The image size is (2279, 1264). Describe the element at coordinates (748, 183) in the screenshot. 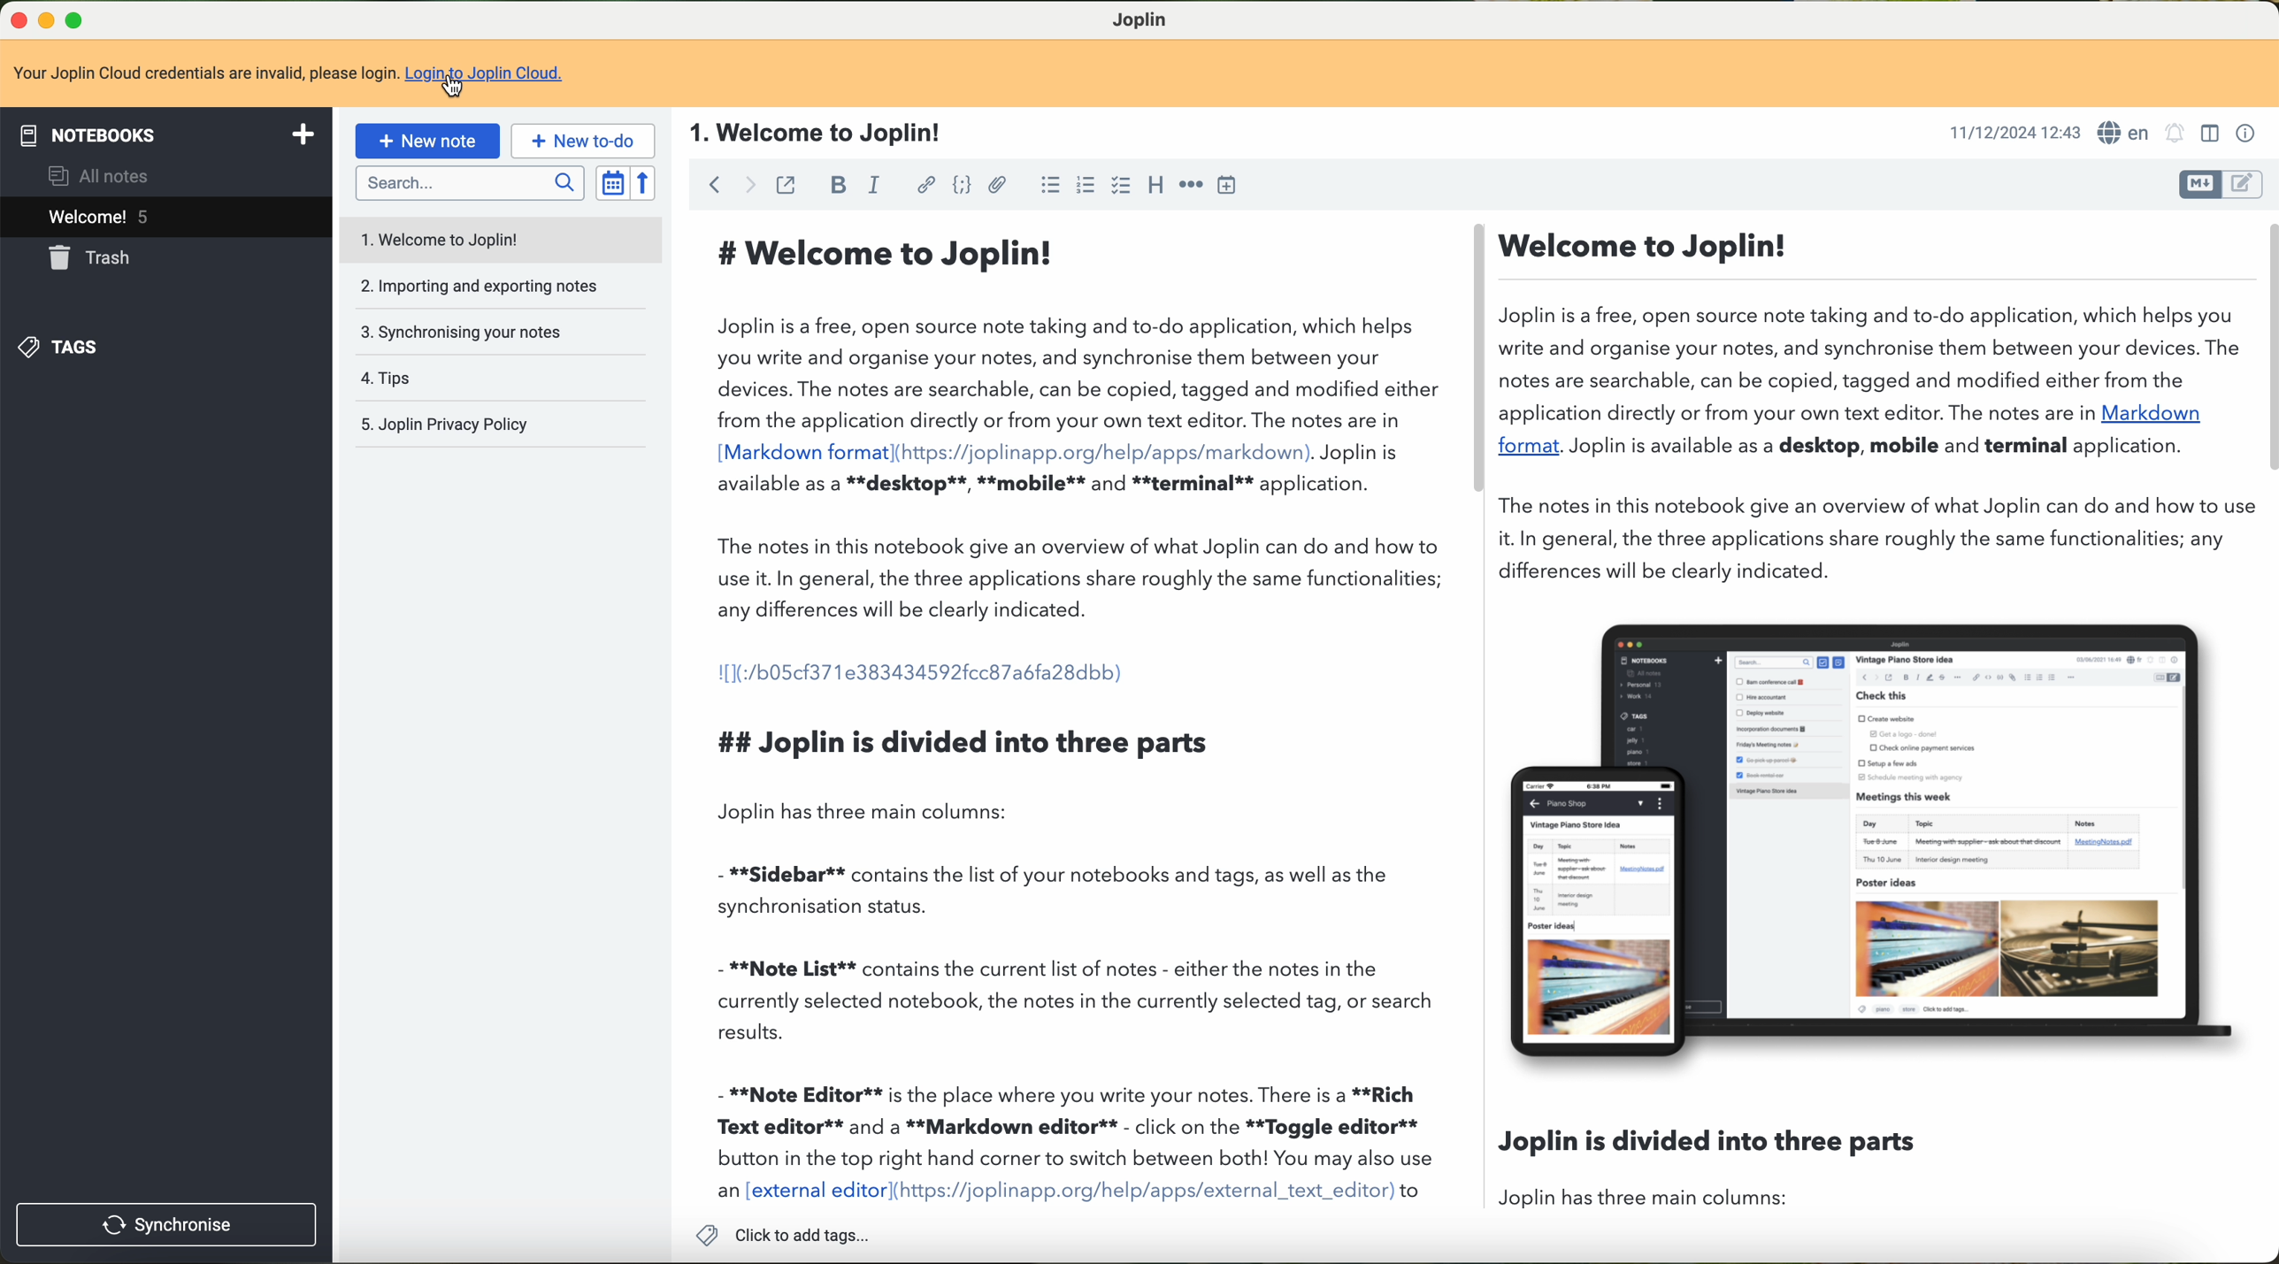

I see `navigate foward ` at that location.